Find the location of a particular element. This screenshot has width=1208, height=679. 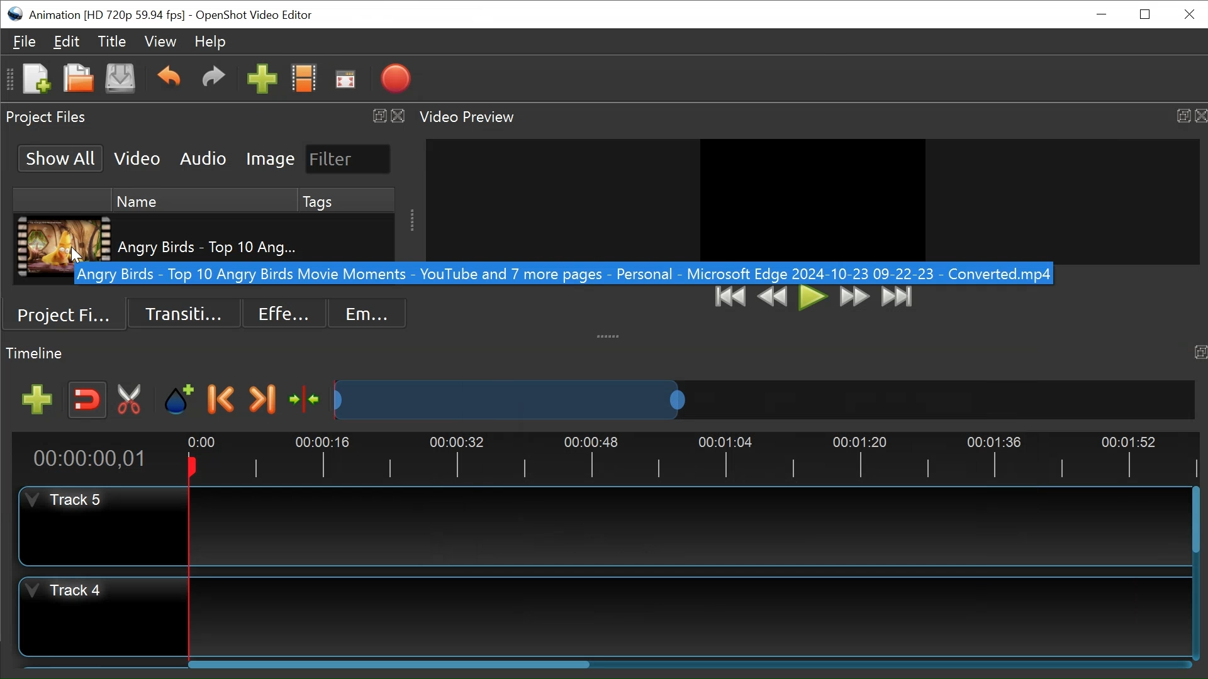

Track Panel is located at coordinates (686, 526).